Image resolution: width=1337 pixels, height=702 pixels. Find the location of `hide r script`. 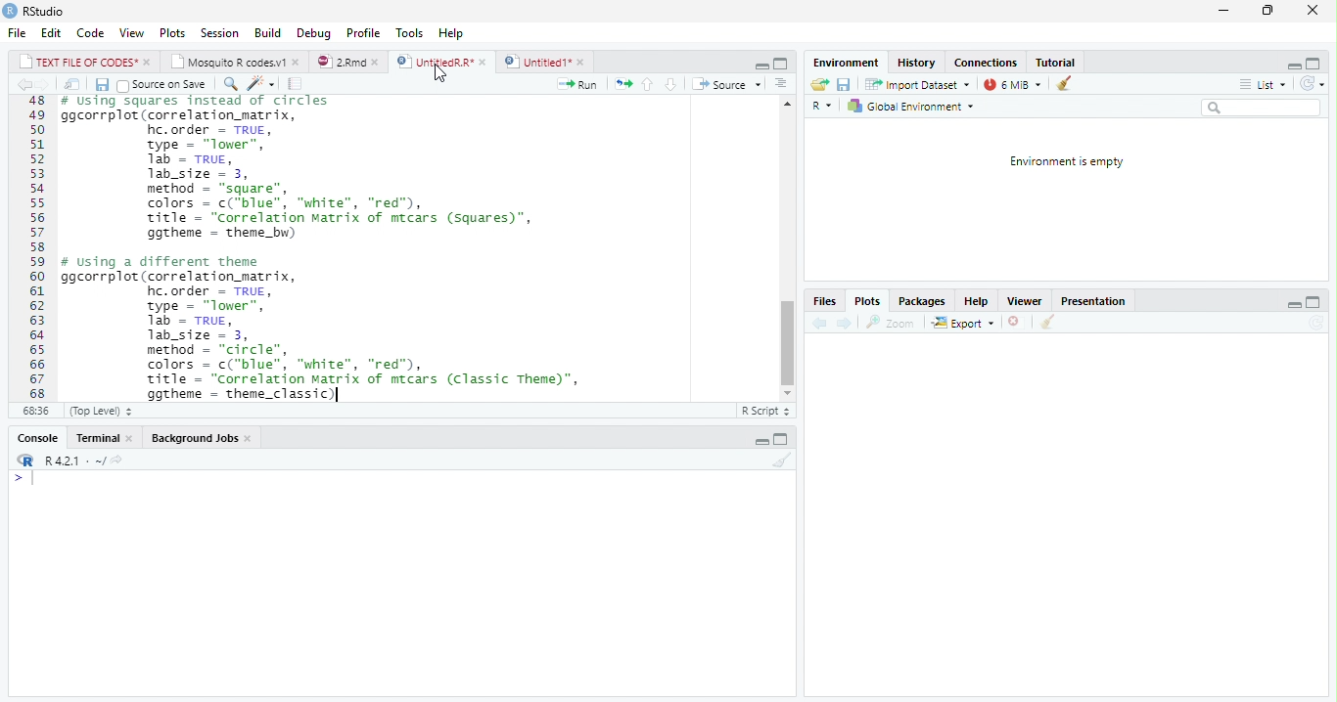

hide r script is located at coordinates (761, 440).